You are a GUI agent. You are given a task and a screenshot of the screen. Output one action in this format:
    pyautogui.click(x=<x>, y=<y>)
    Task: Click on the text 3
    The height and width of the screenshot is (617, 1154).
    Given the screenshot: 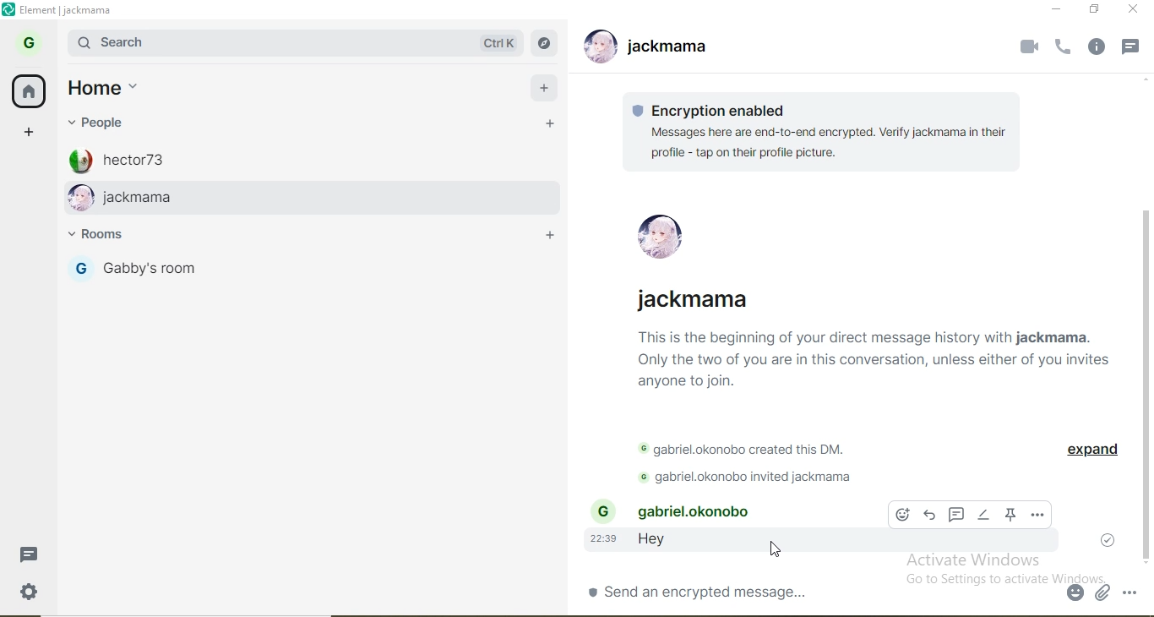 What is the action you would take?
    pyautogui.click(x=753, y=446)
    